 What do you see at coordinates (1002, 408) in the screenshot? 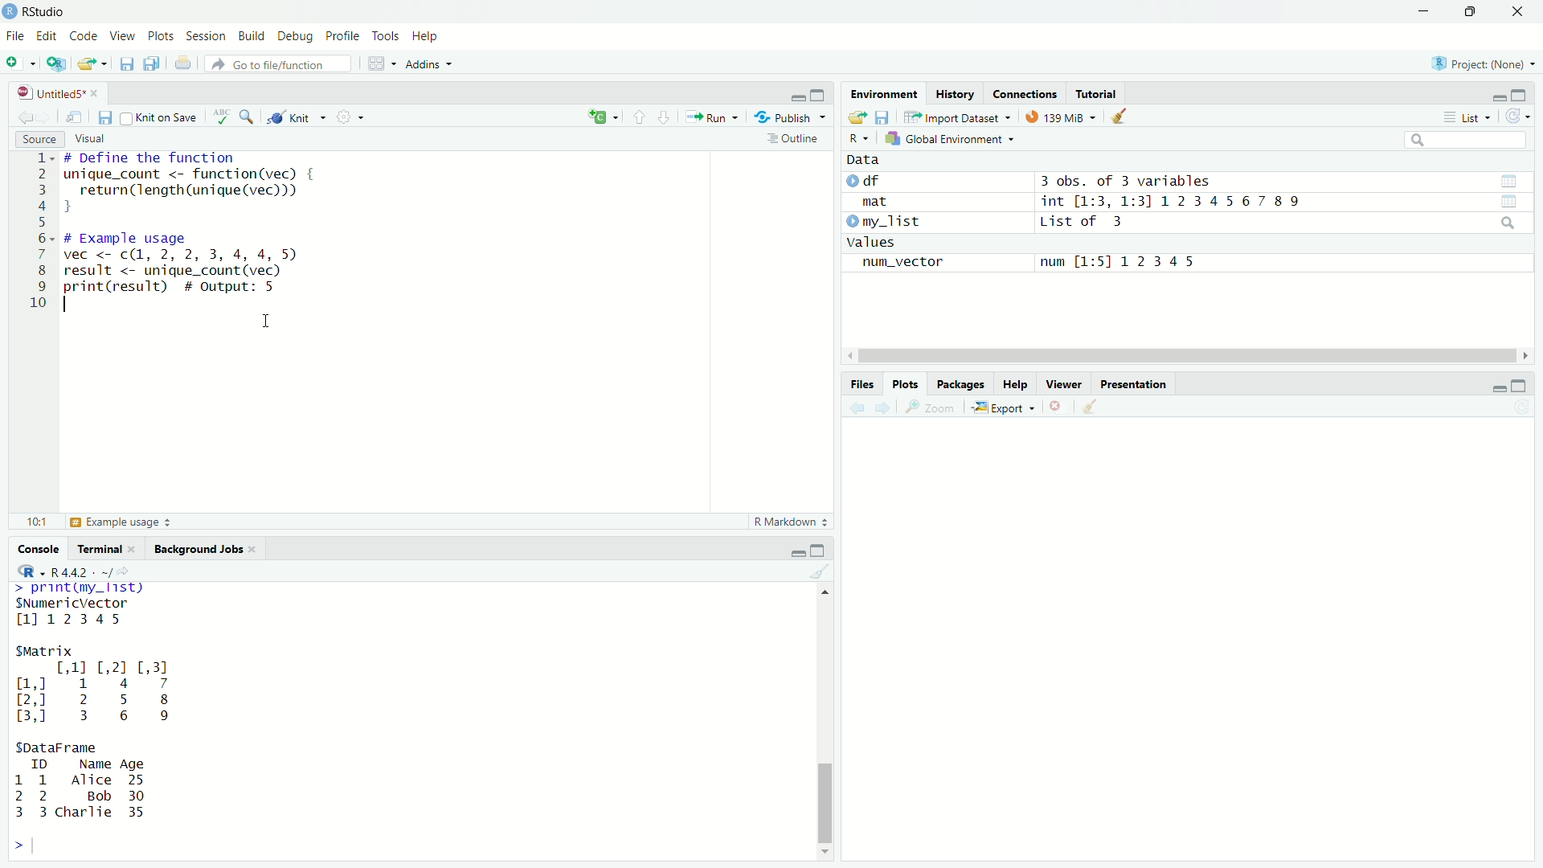
I see `Export` at bounding box center [1002, 408].